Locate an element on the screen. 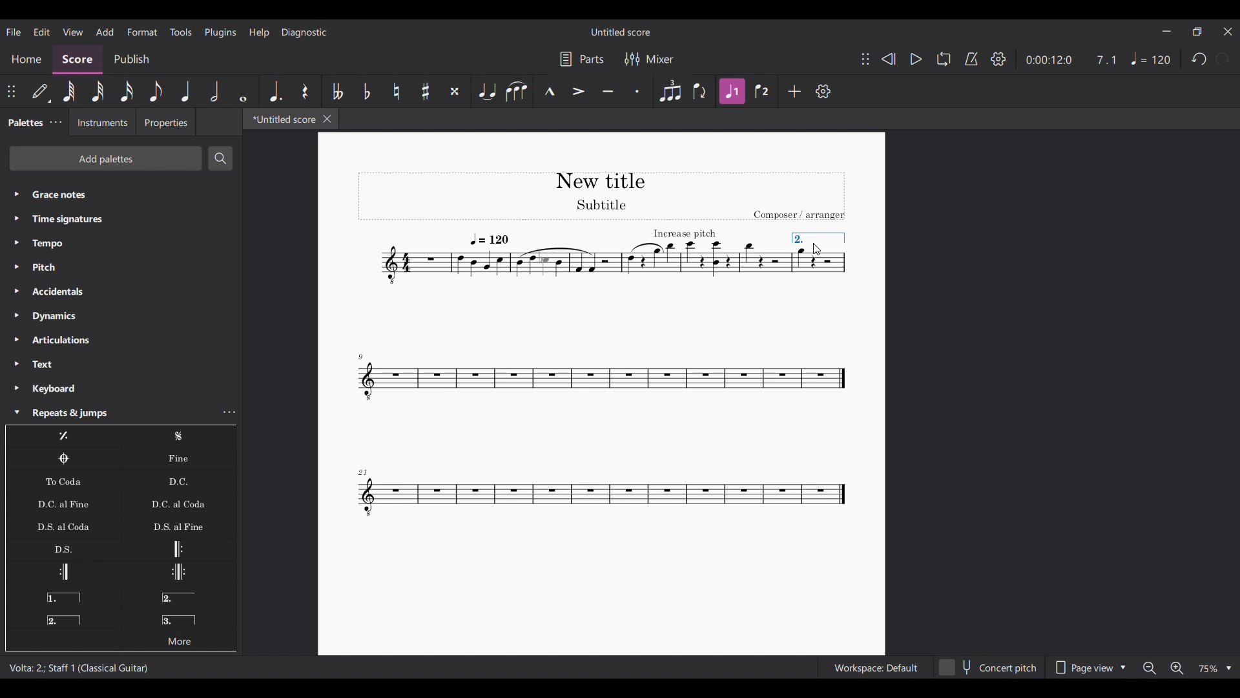 This screenshot has height=698, width=1240. Current ratio is located at coordinates (1106, 60).